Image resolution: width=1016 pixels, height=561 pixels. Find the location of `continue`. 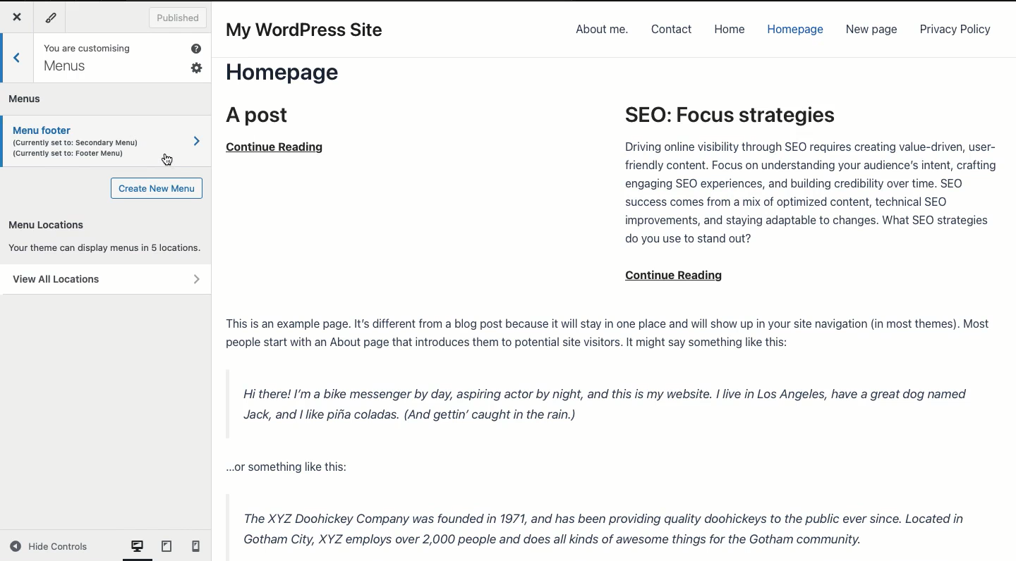

continue is located at coordinates (678, 275).